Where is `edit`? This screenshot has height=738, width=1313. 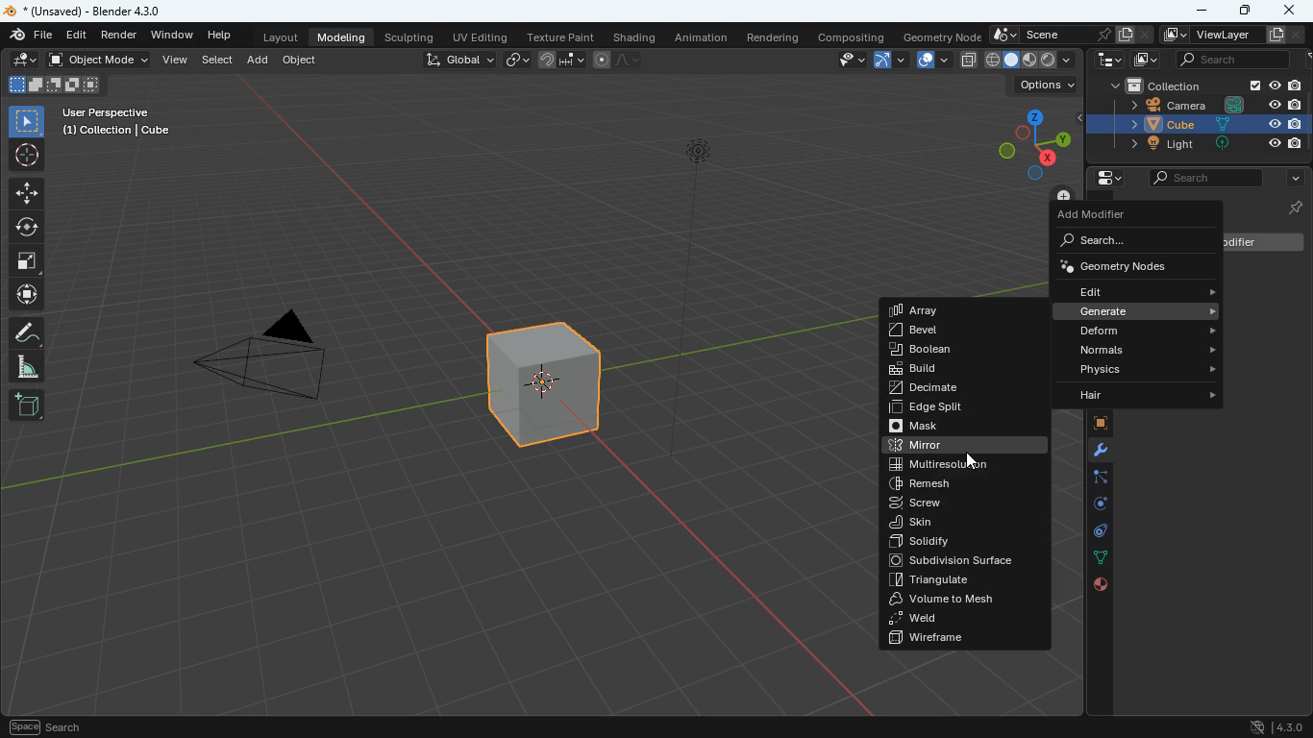
edit is located at coordinates (1144, 291).